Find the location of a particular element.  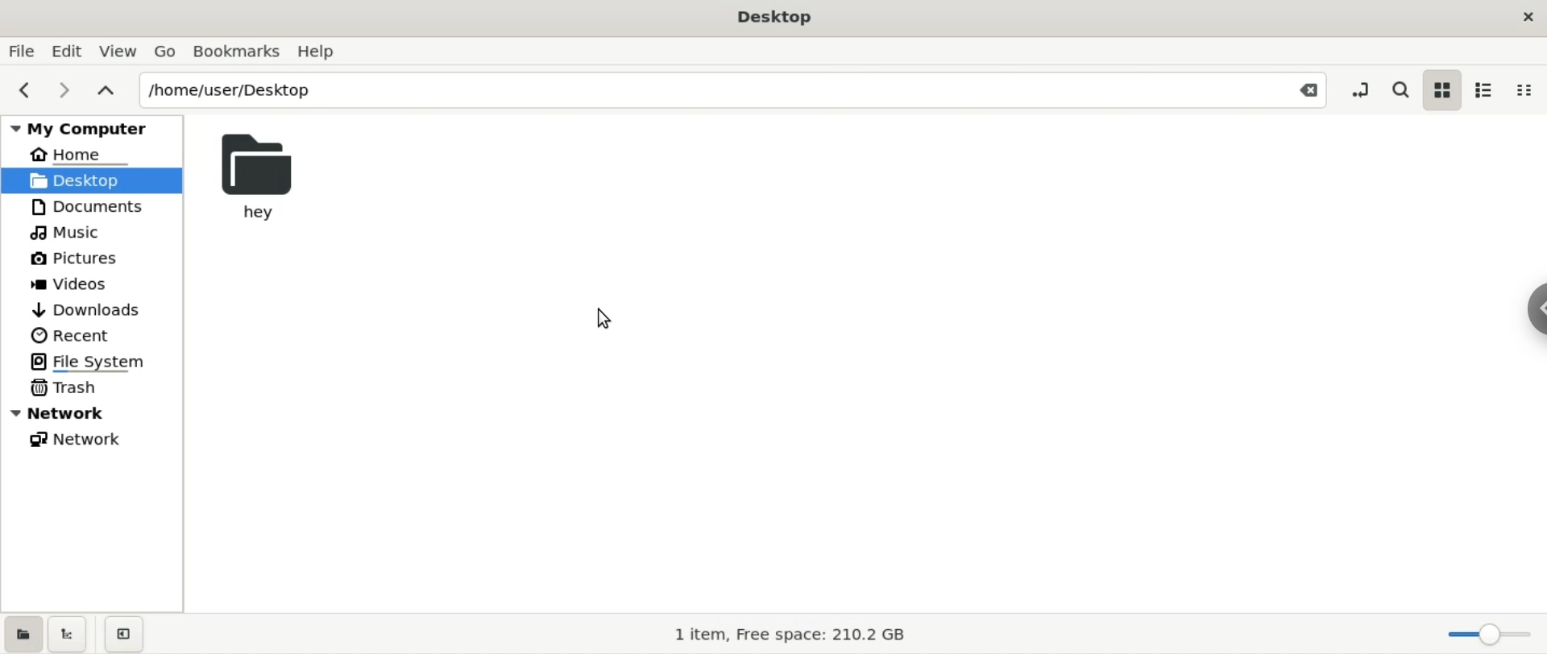

path location input box is located at coordinates (736, 89).